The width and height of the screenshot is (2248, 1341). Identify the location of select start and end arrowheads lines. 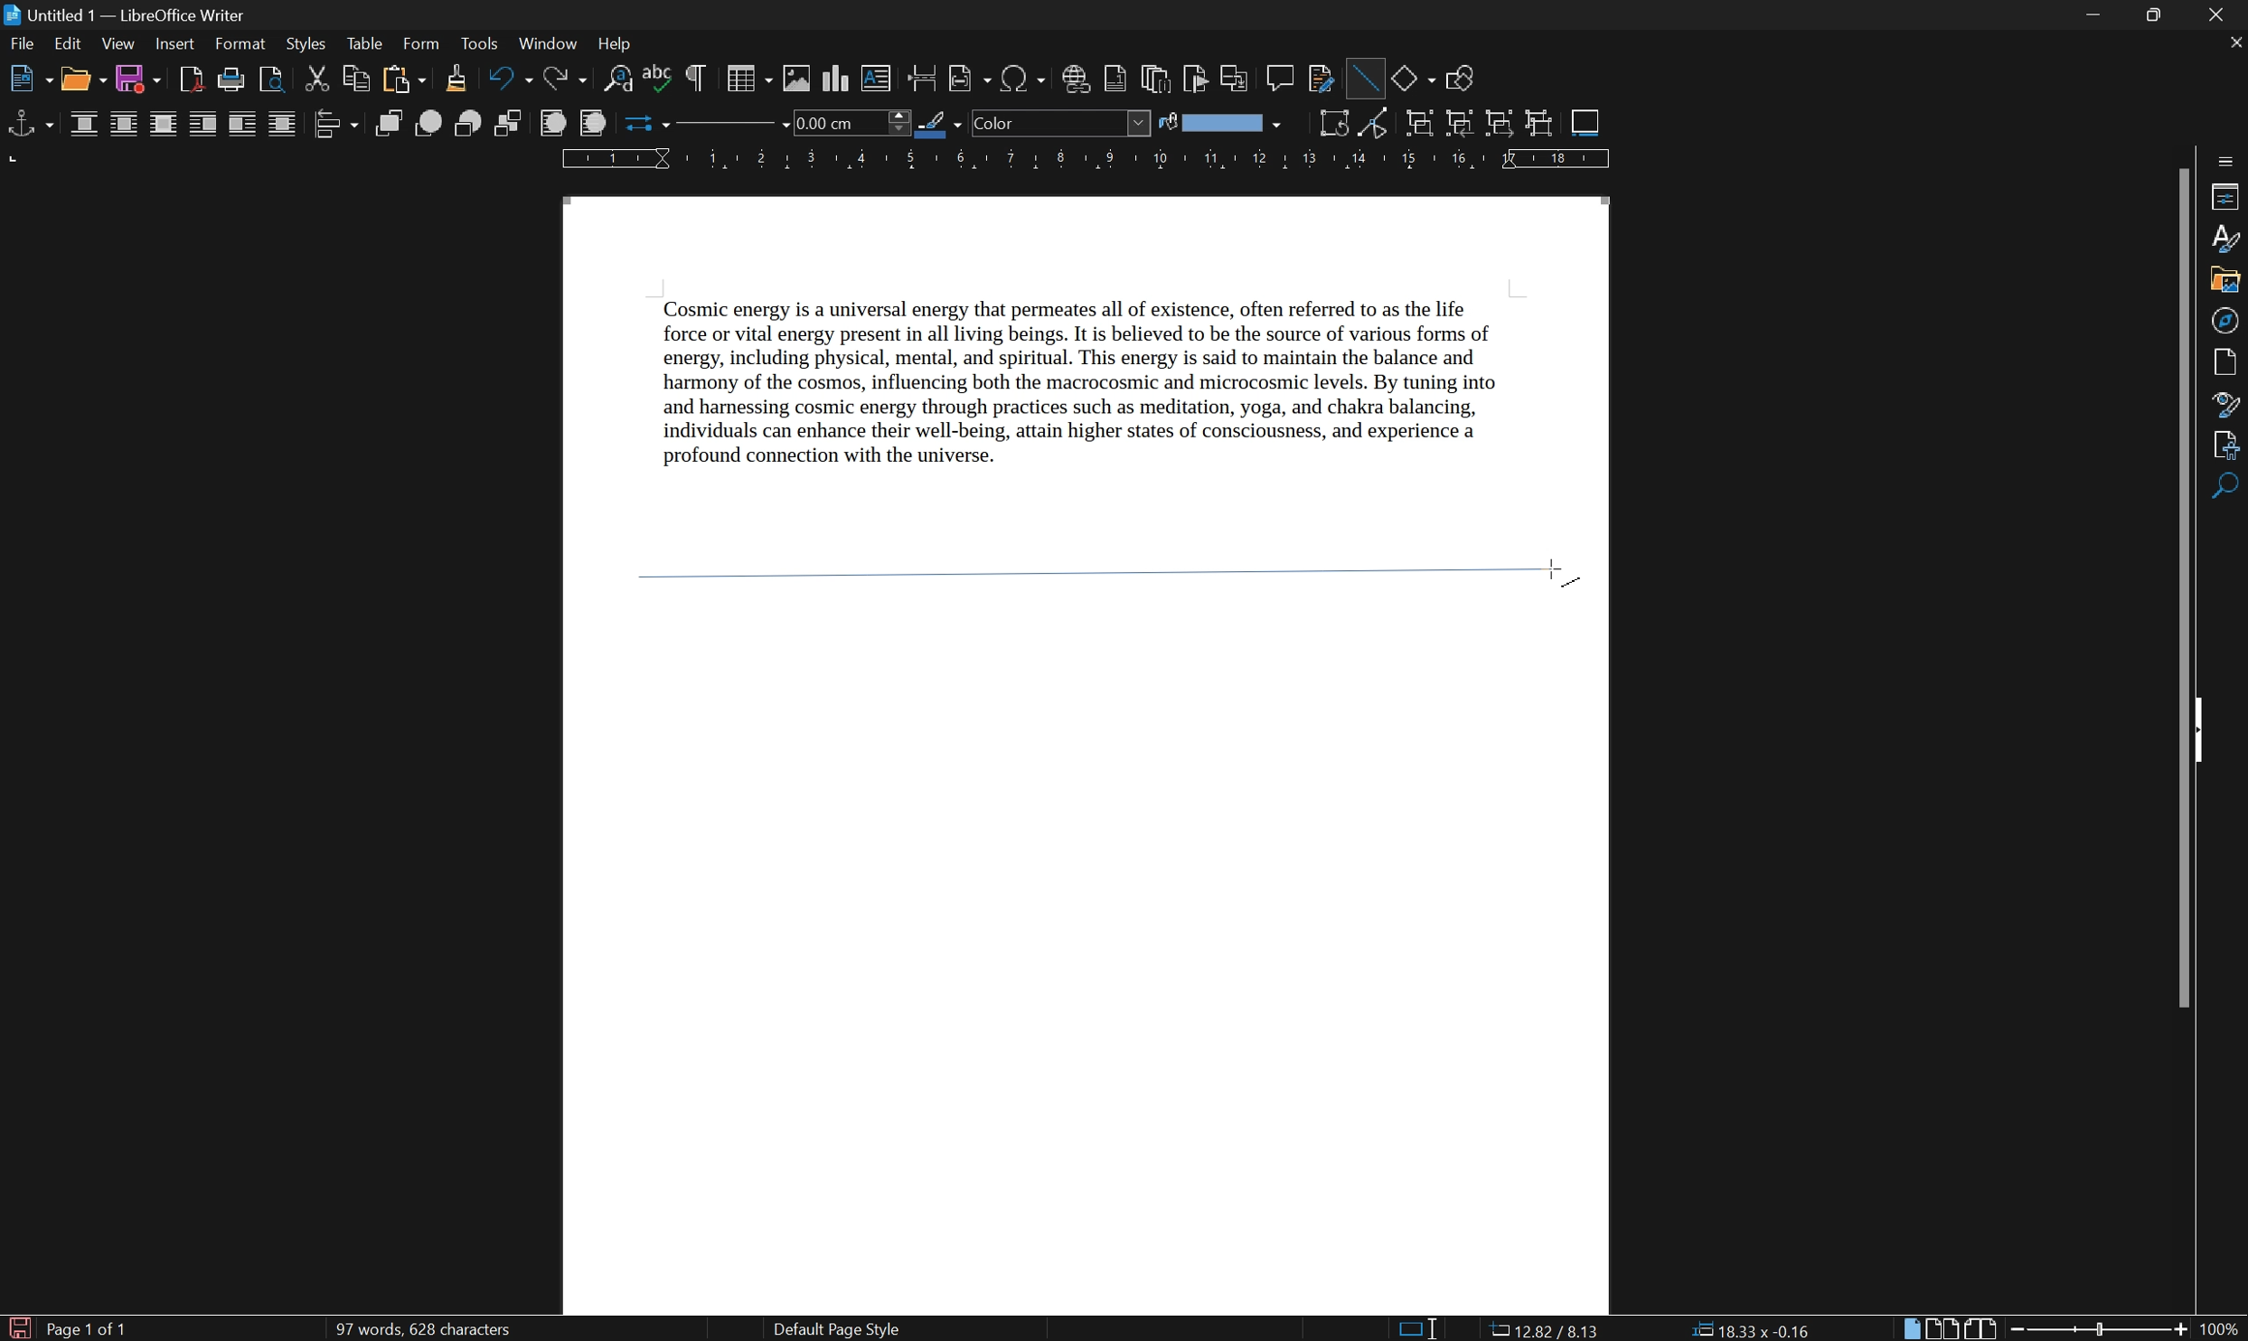
(641, 124).